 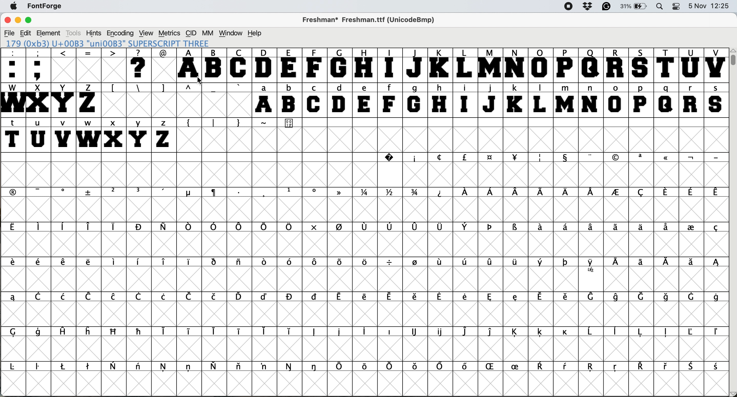 What do you see at coordinates (64, 296) in the screenshot?
I see `symbol` at bounding box center [64, 296].